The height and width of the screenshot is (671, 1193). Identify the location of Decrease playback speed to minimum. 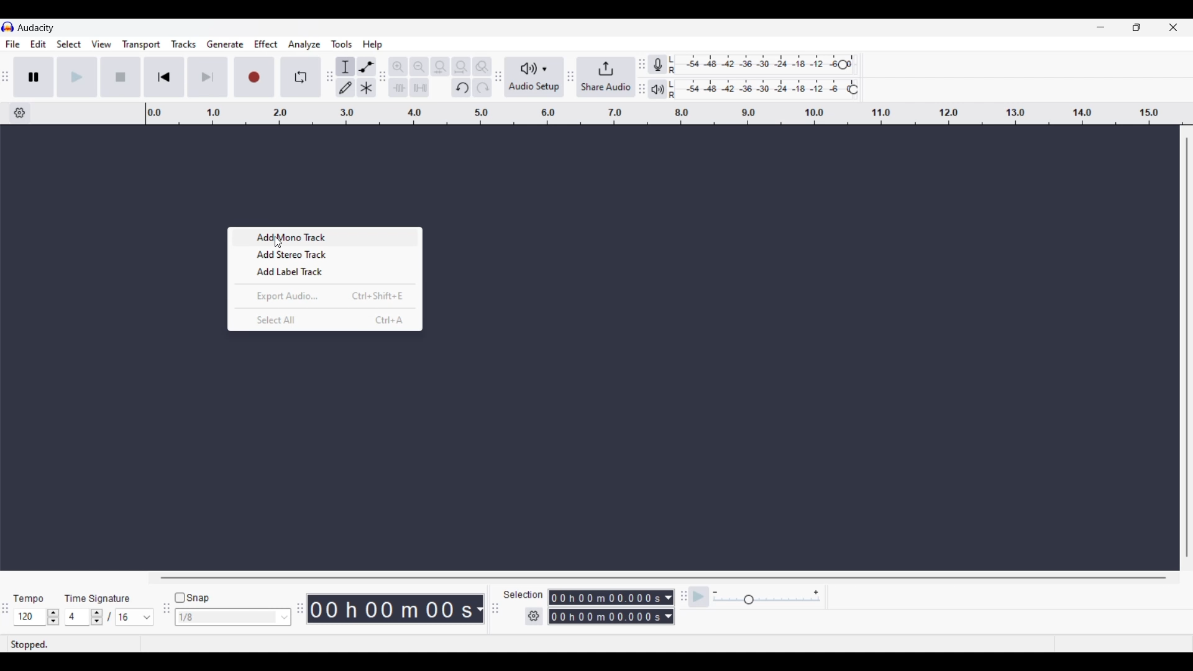
(715, 593).